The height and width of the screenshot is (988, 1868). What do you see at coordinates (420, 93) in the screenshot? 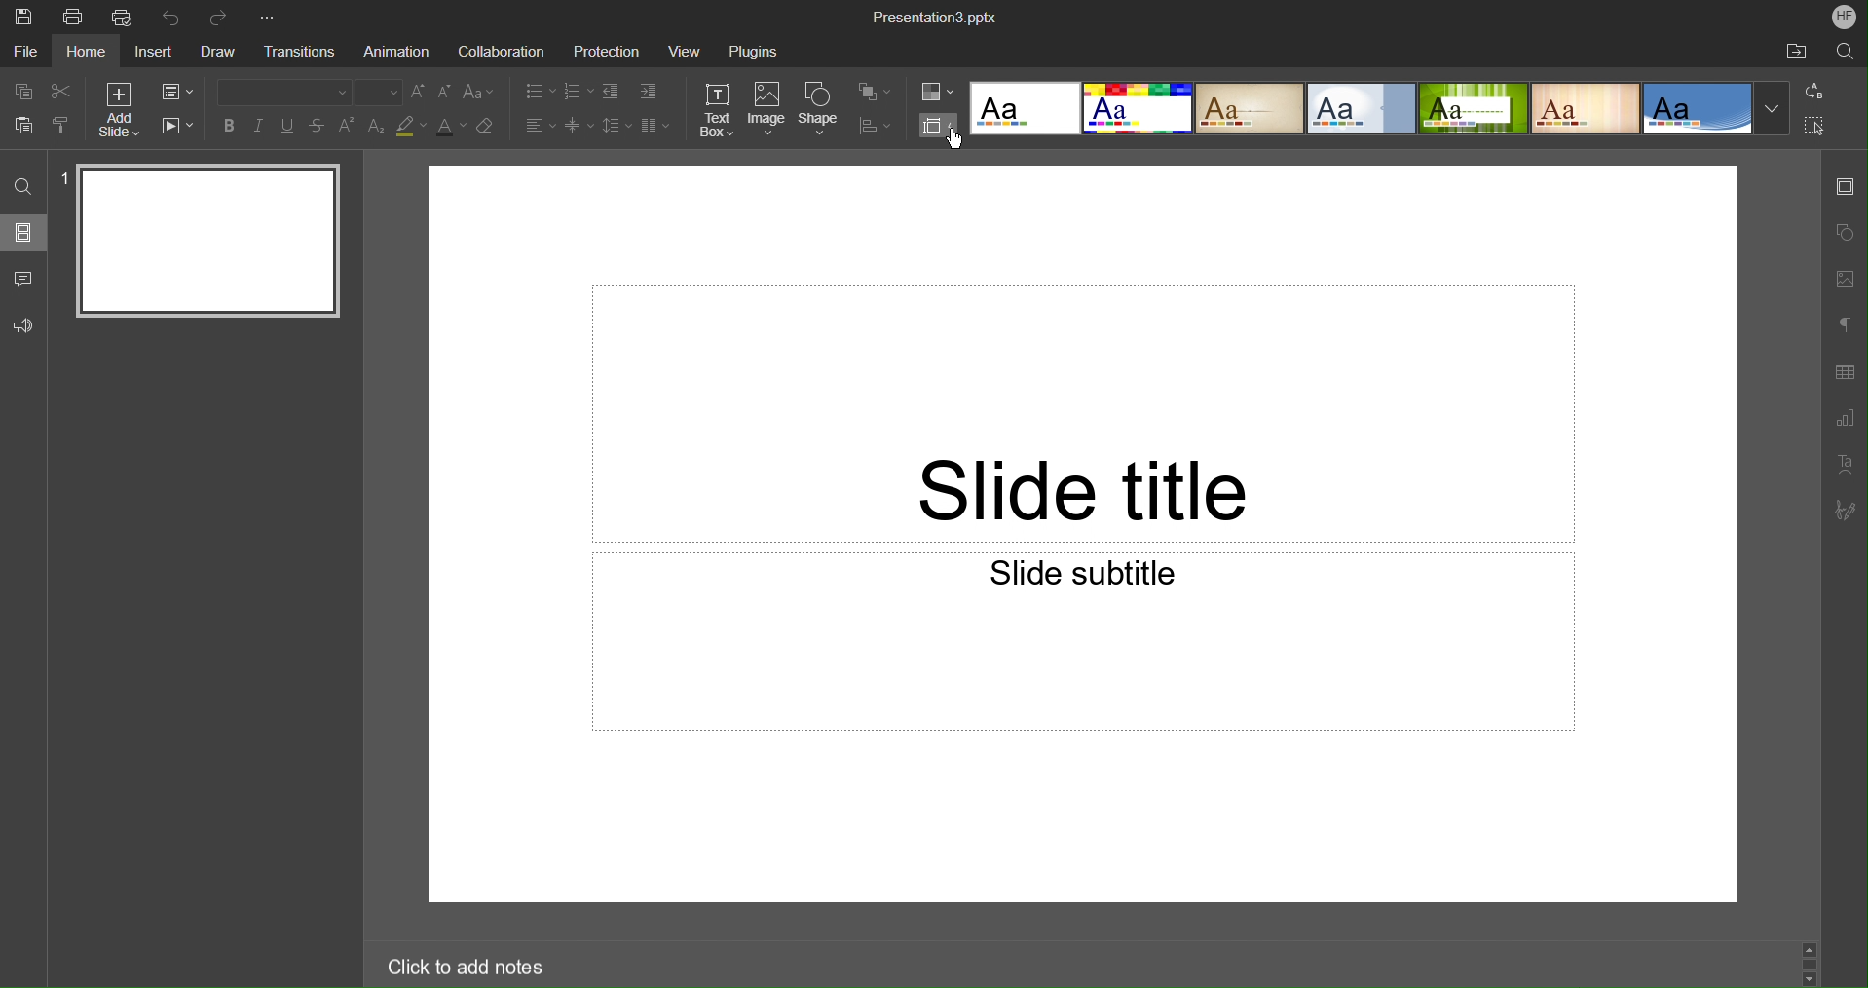
I see `Increase Font Size` at bounding box center [420, 93].